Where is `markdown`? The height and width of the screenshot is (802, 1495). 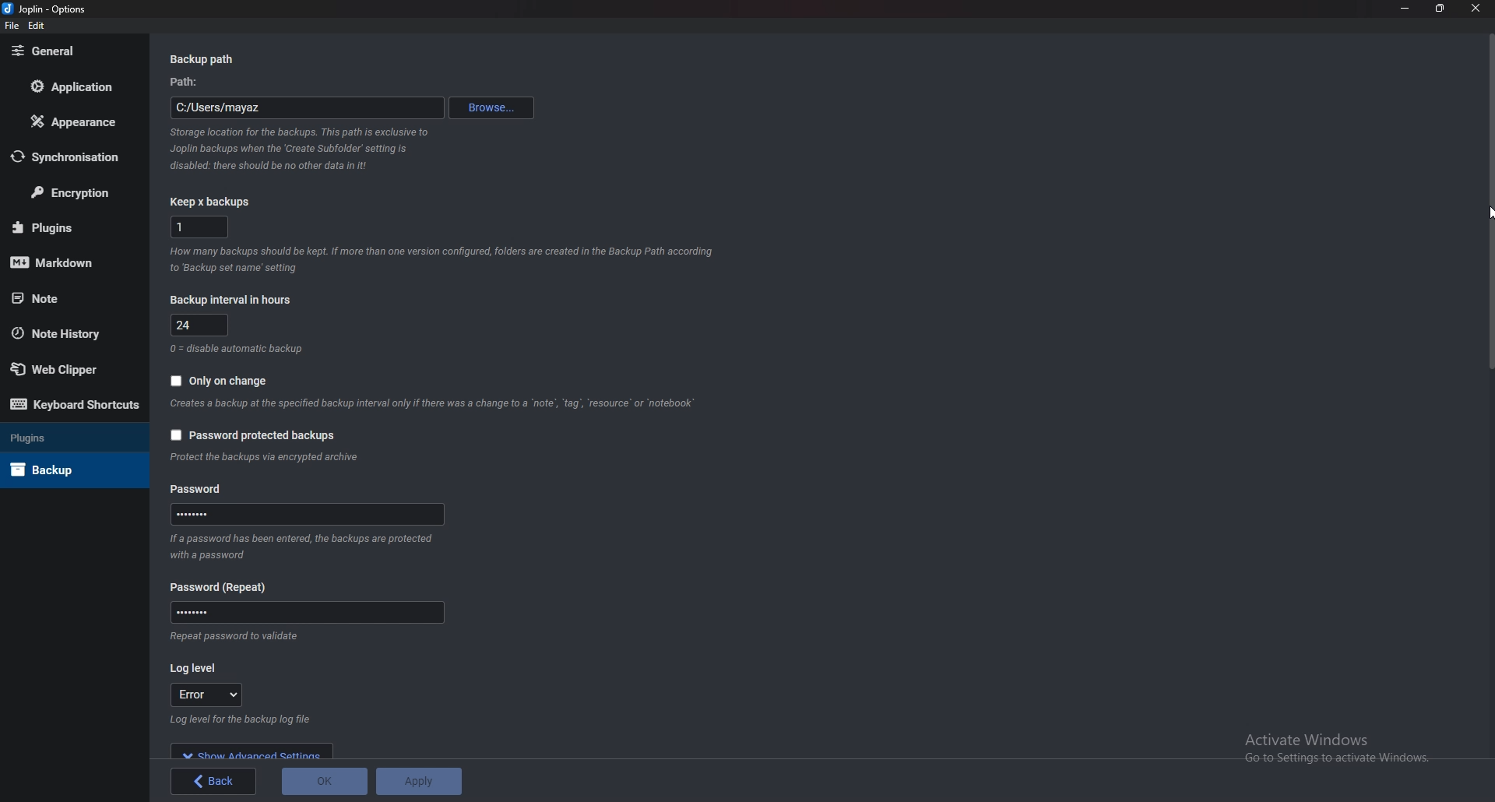
markdown is located at coordinates (69, 261).